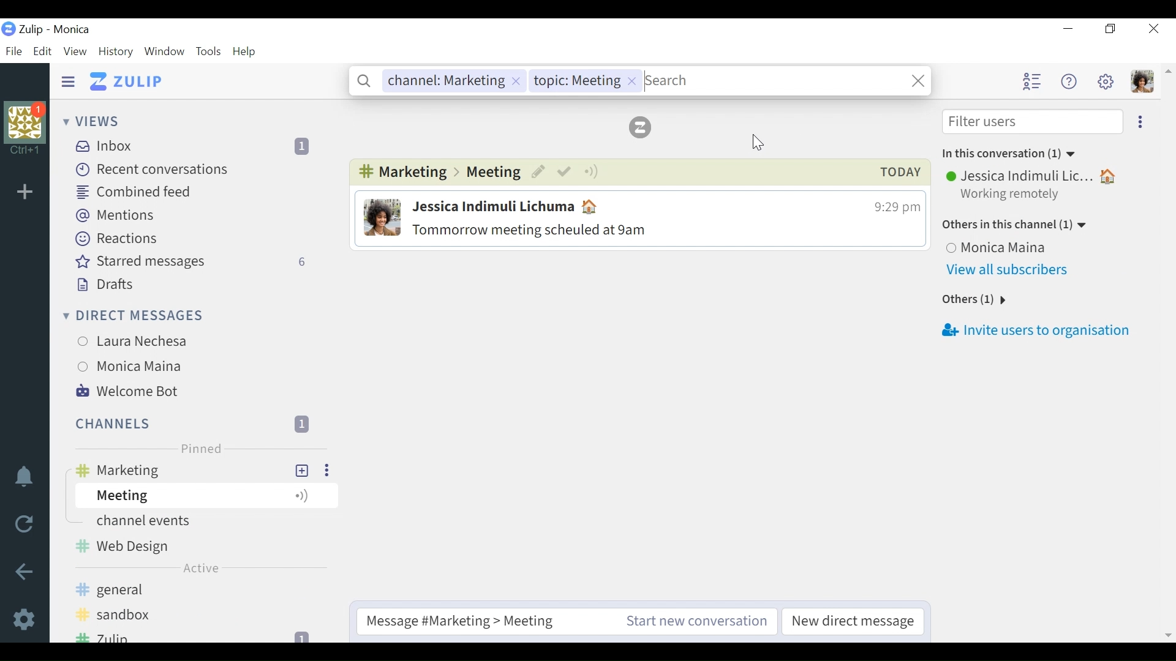 The height and width of the screenshot is (661, 1176). Describe the element at coordinates (1002, 249) in the screenshot. I see `Monica Maina` at that location.